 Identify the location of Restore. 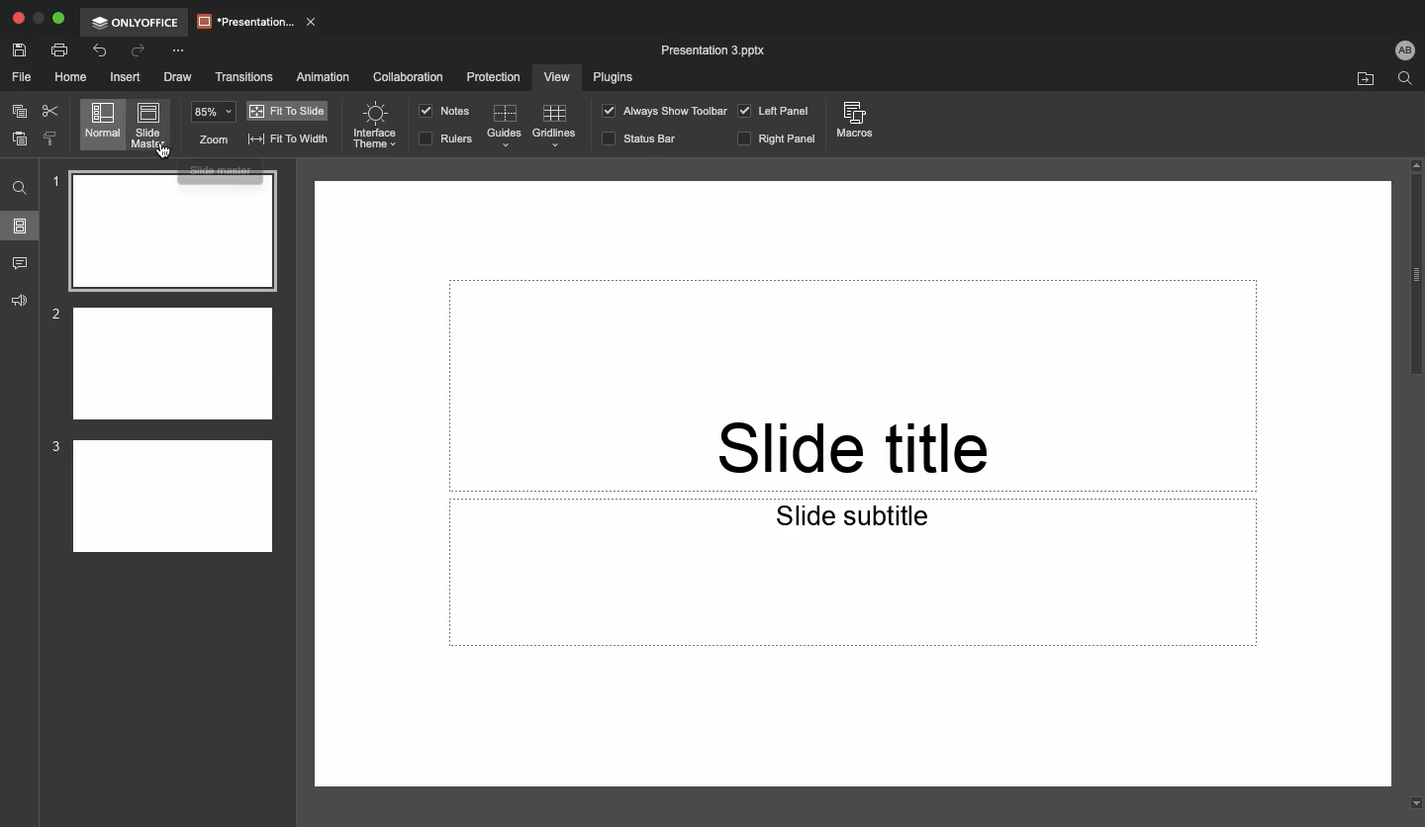
(38, 20).